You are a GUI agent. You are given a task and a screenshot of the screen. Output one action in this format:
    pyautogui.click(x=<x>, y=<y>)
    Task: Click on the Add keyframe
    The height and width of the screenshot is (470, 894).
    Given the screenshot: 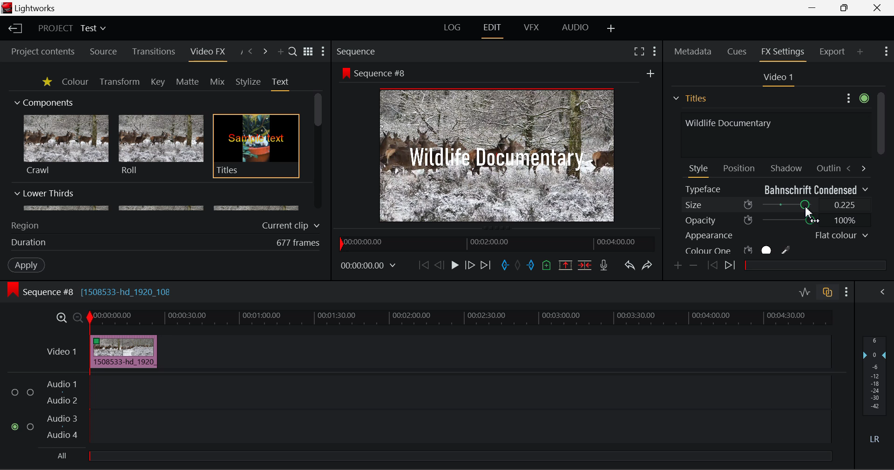 What is the action you would take?
    pyautogui.click(x=679, y=266)
    